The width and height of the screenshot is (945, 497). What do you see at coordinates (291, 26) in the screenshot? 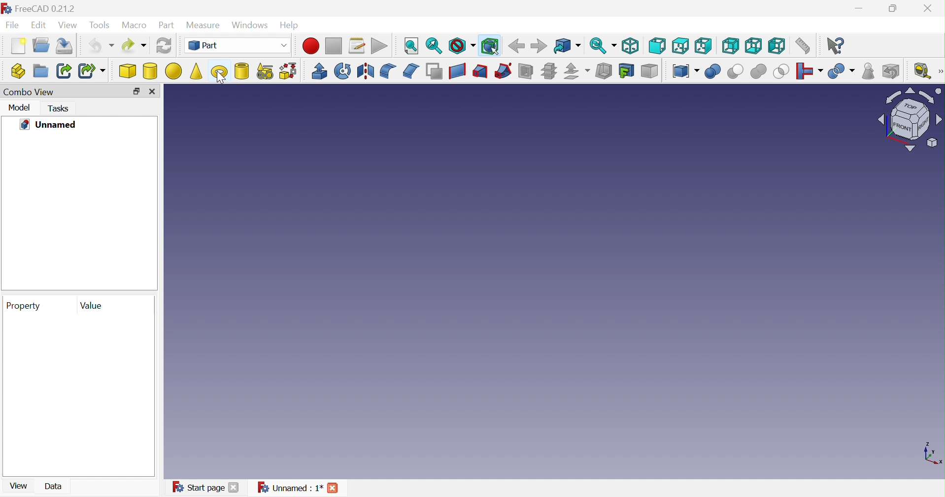
I see `Help` at bounding box center [291, 26].